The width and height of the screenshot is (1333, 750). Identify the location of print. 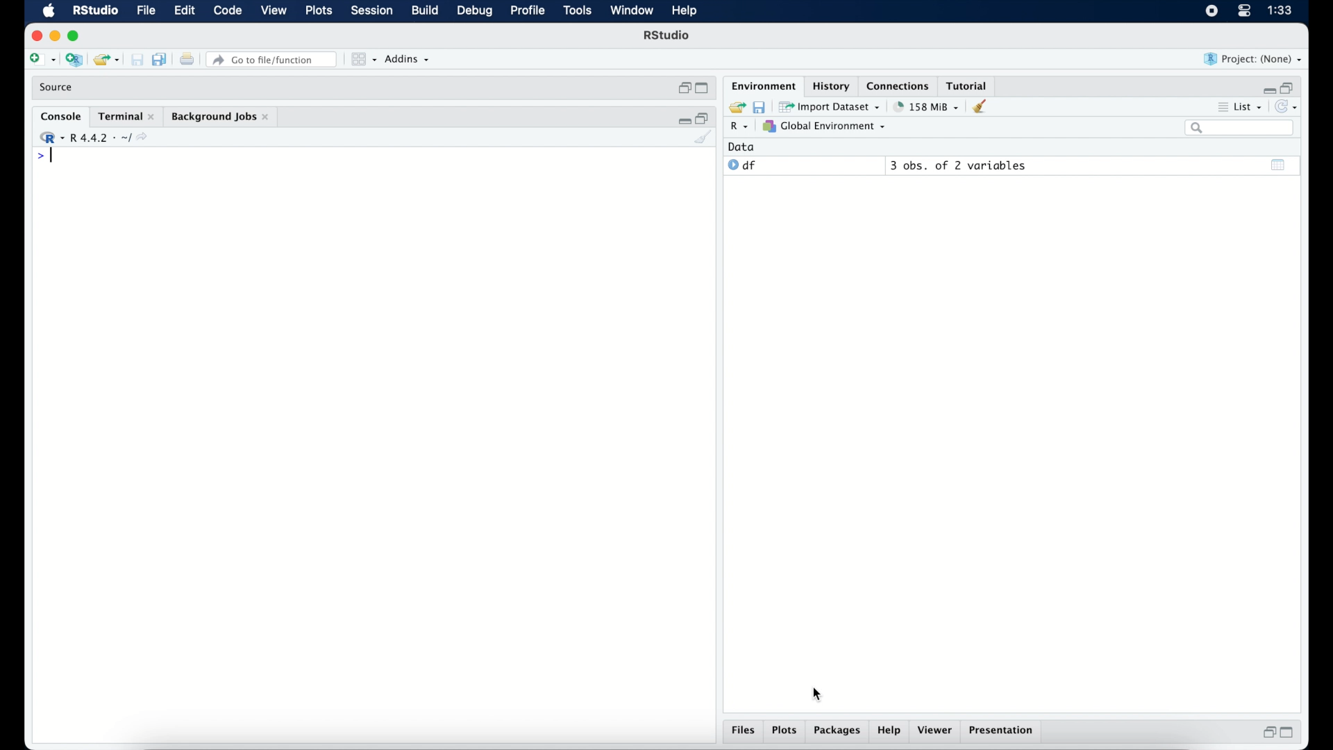
(186, 59).